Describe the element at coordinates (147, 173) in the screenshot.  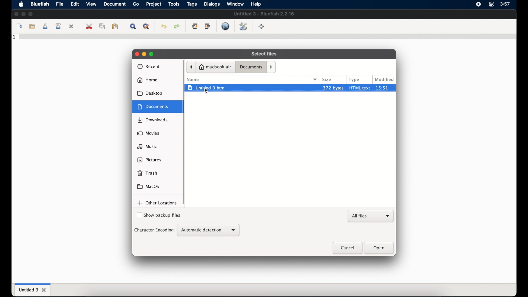
I see `trash` at that location.